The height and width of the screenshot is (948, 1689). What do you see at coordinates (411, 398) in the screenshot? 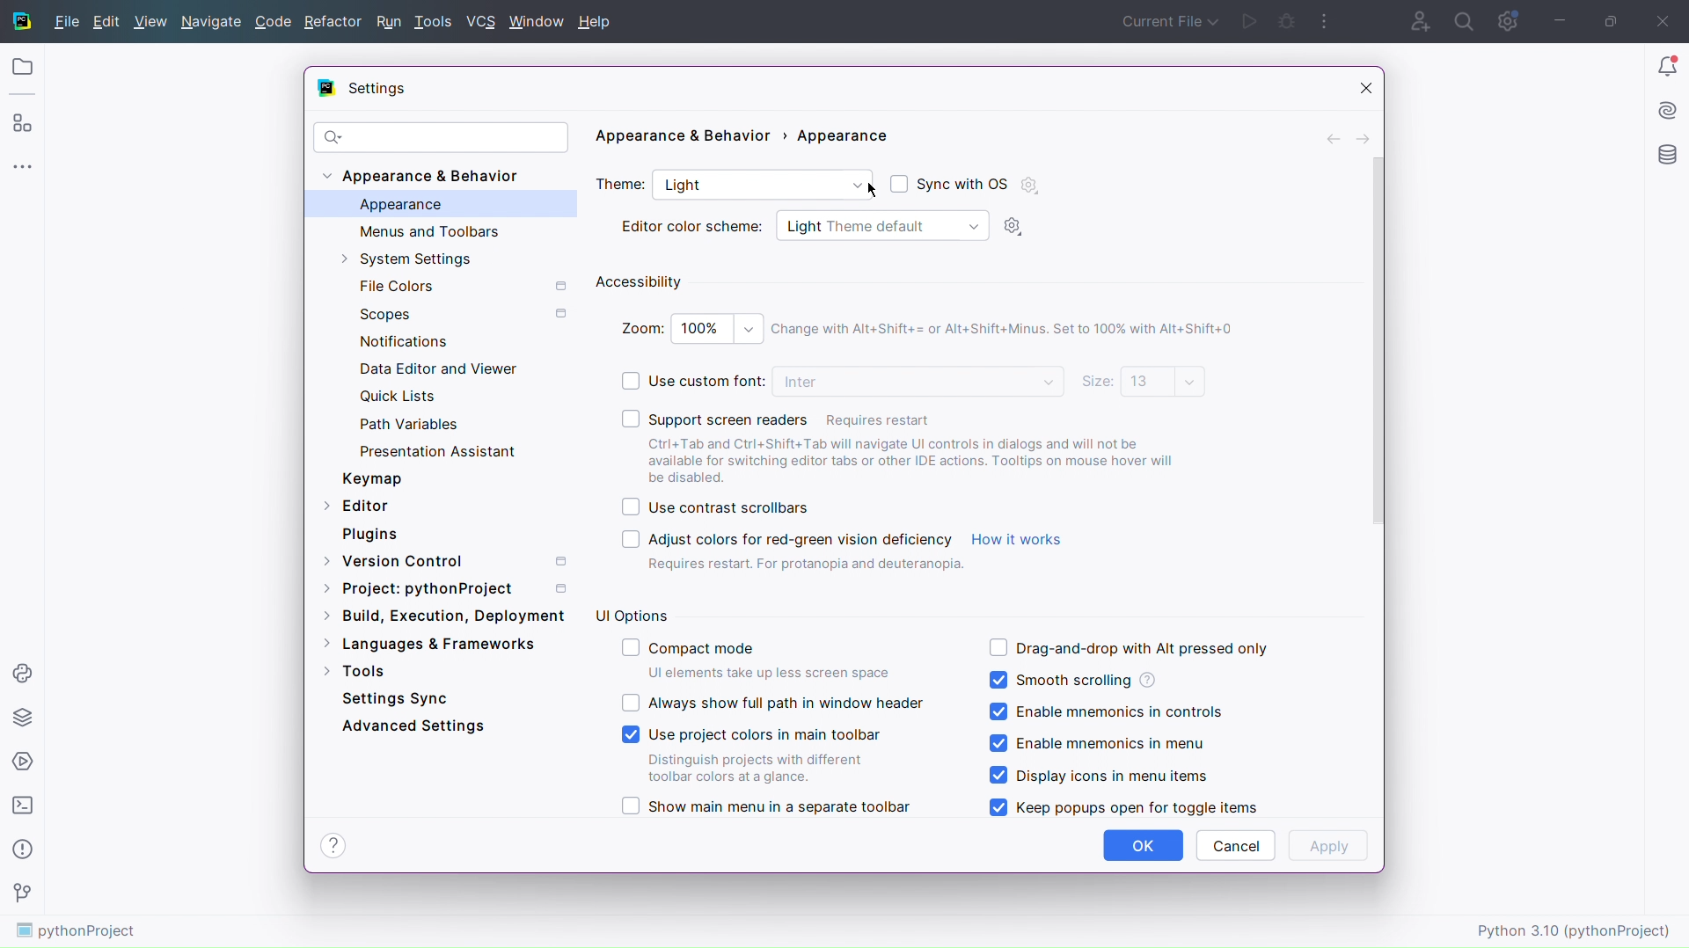
I see `Quick Lists` at bounding box center [411, 398].